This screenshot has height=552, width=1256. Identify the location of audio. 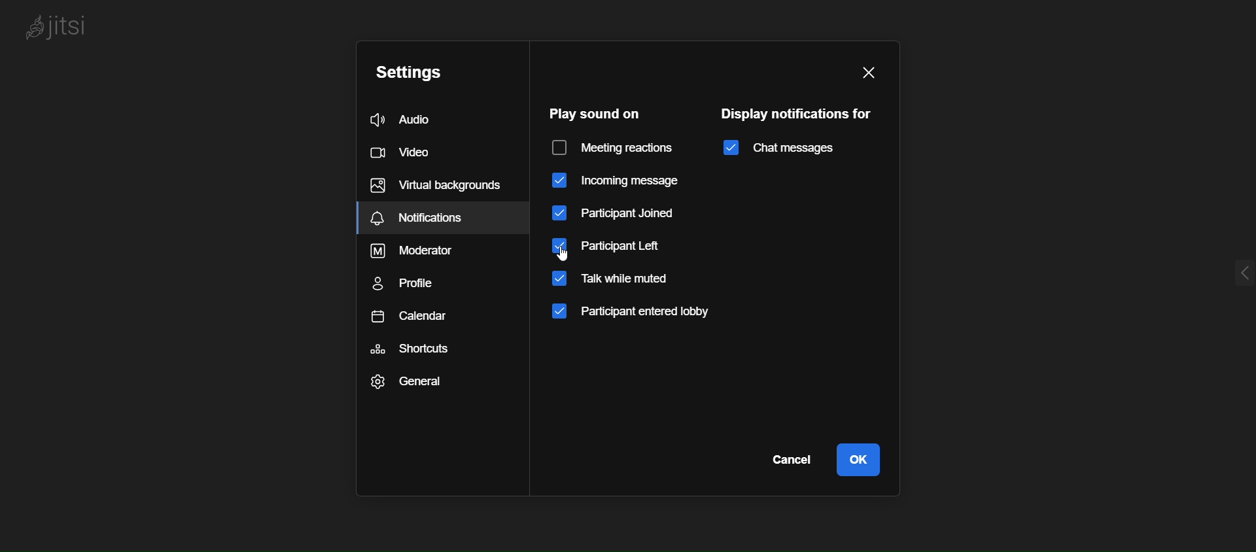
(408, 119).